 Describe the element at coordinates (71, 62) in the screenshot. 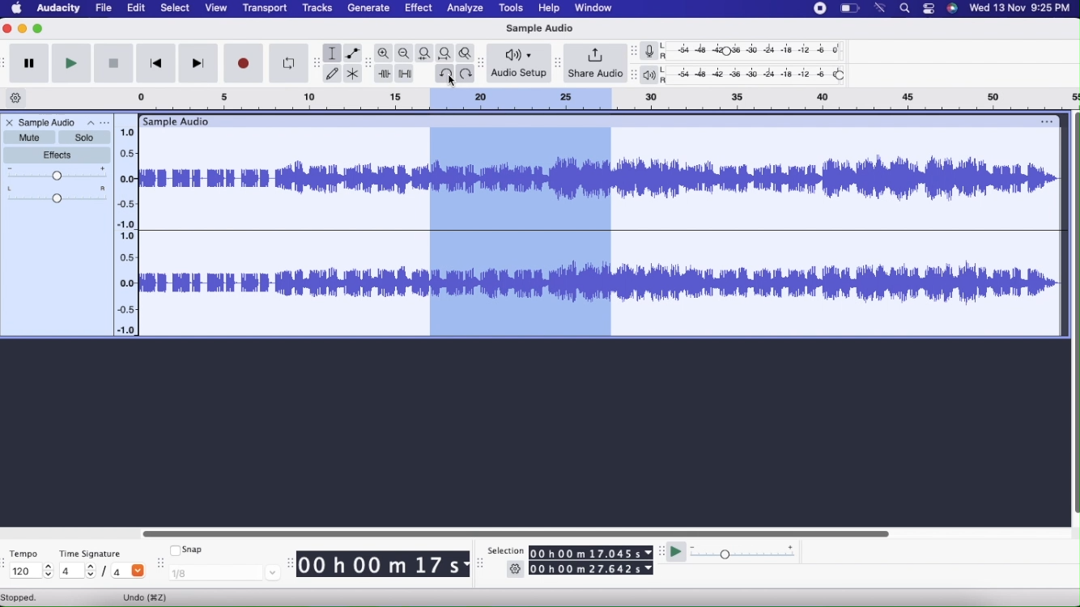

I see `Play` at that location.